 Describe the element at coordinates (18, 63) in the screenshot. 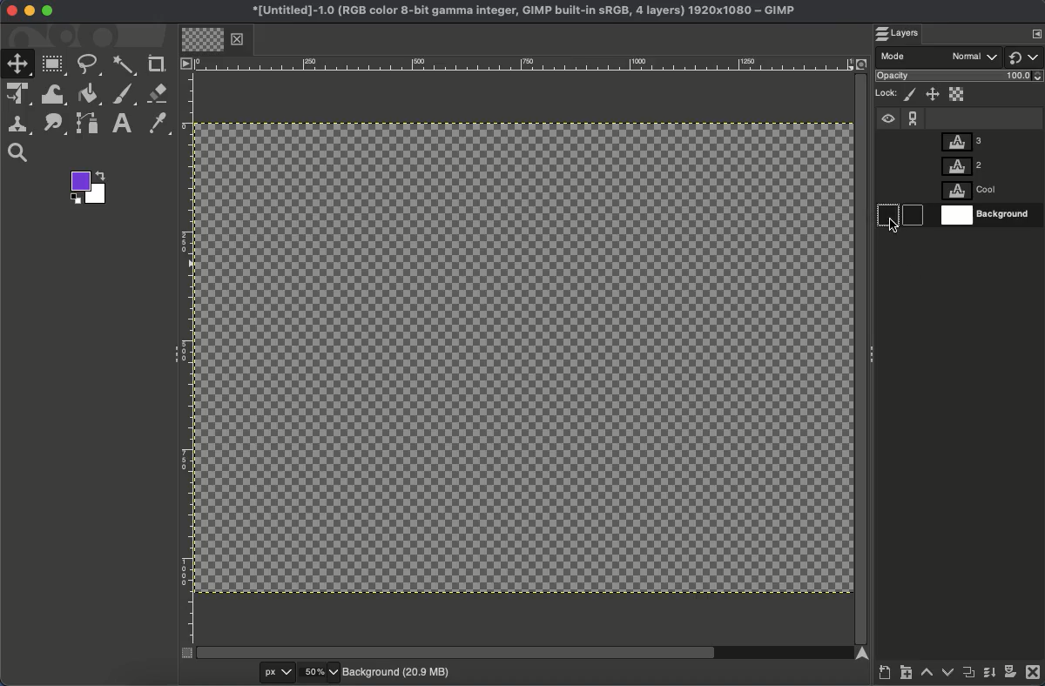

I see `Move tool` at that location.